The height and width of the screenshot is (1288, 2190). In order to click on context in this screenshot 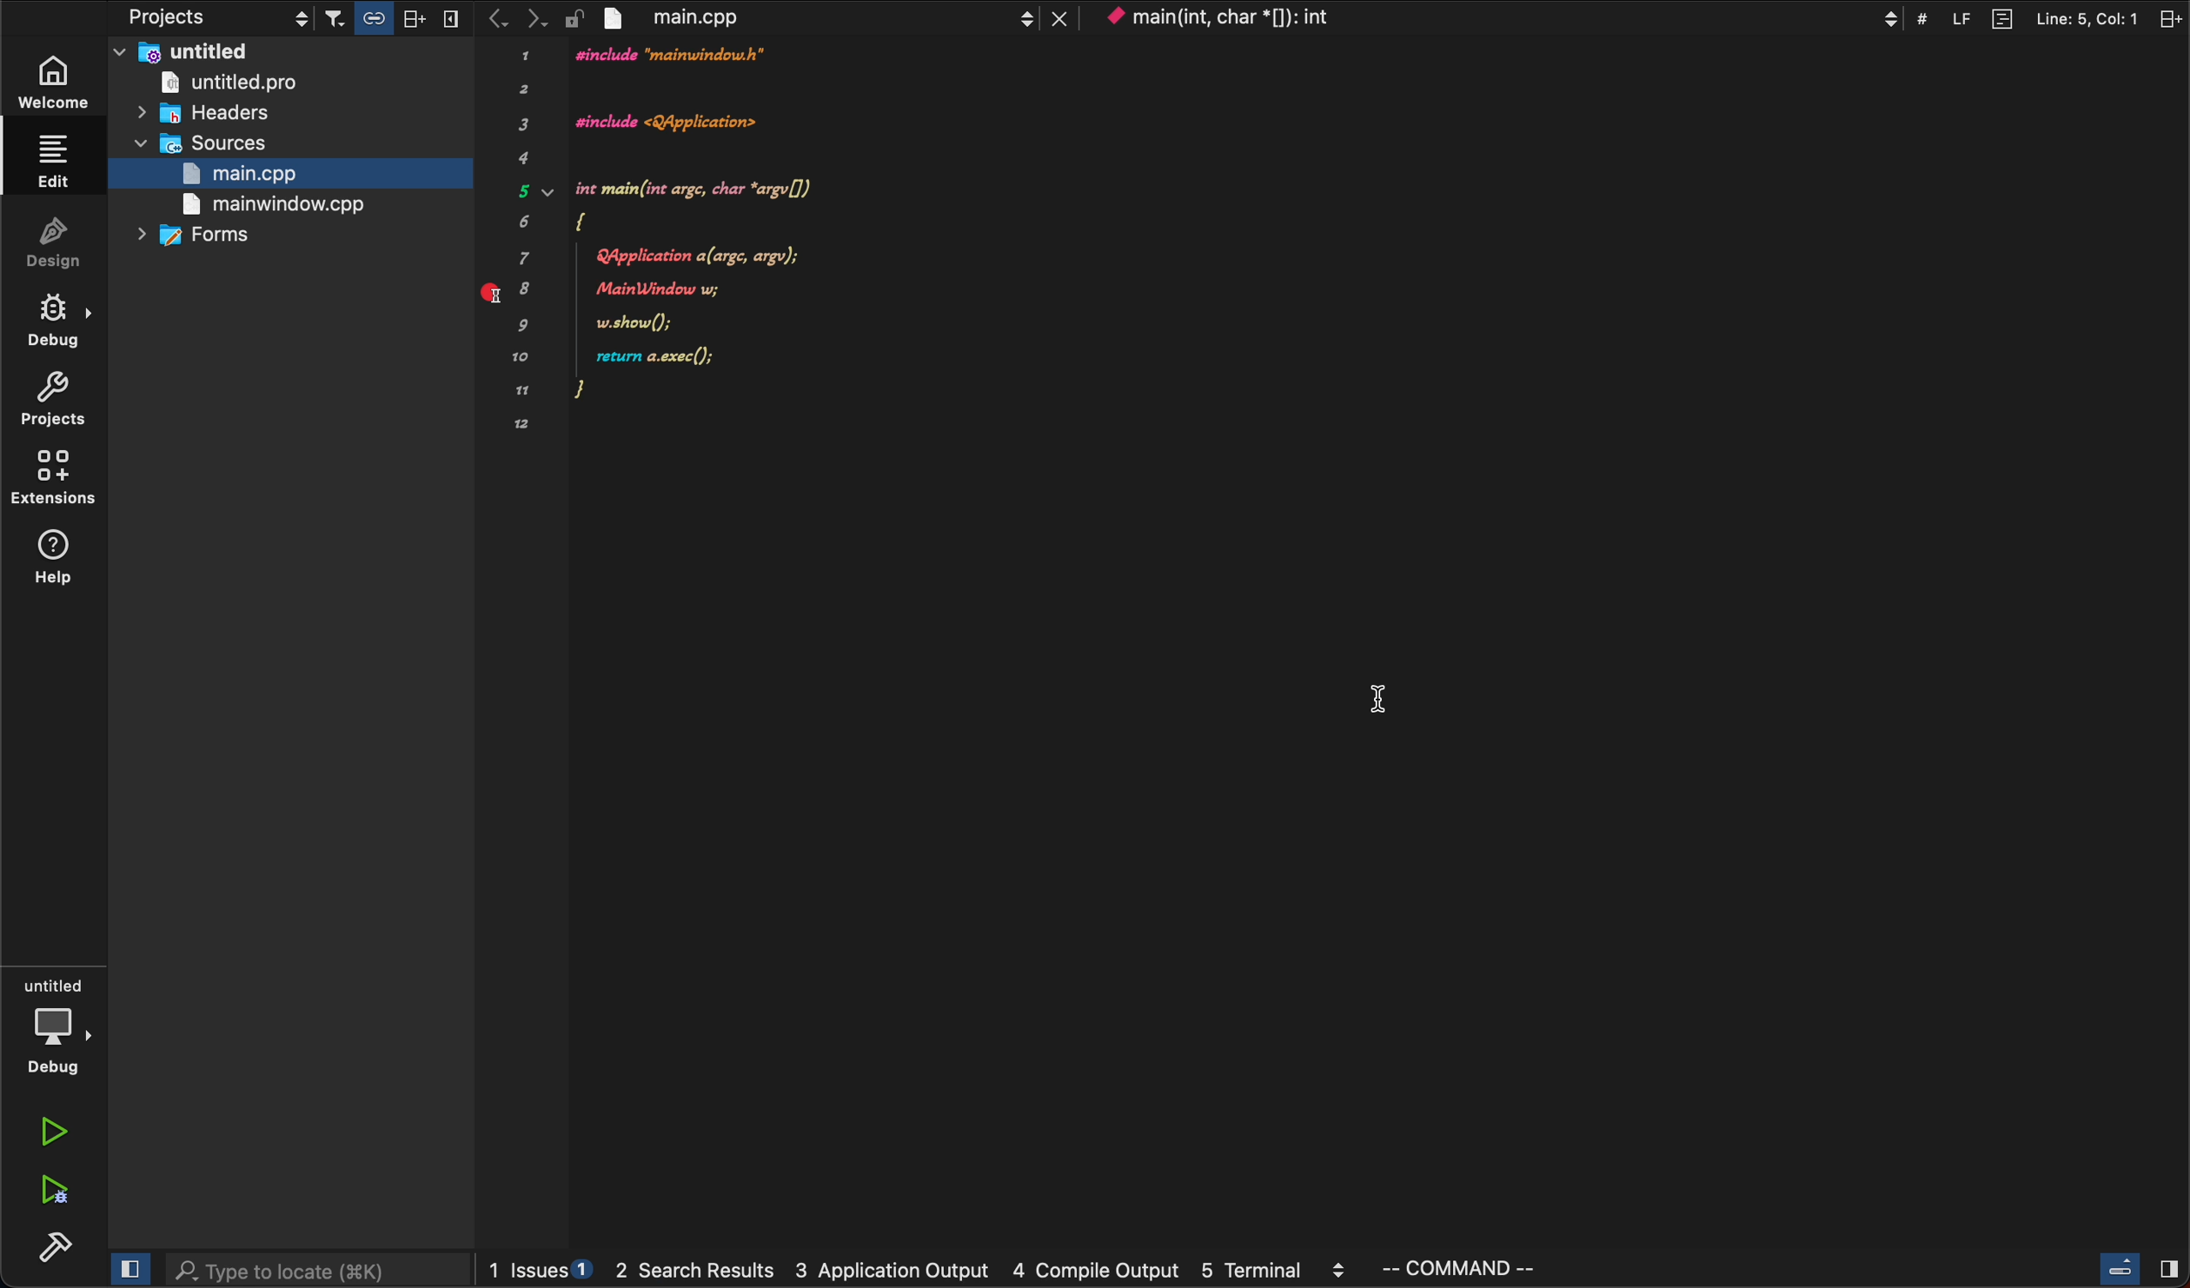, I will do `click(1501, 18)`.